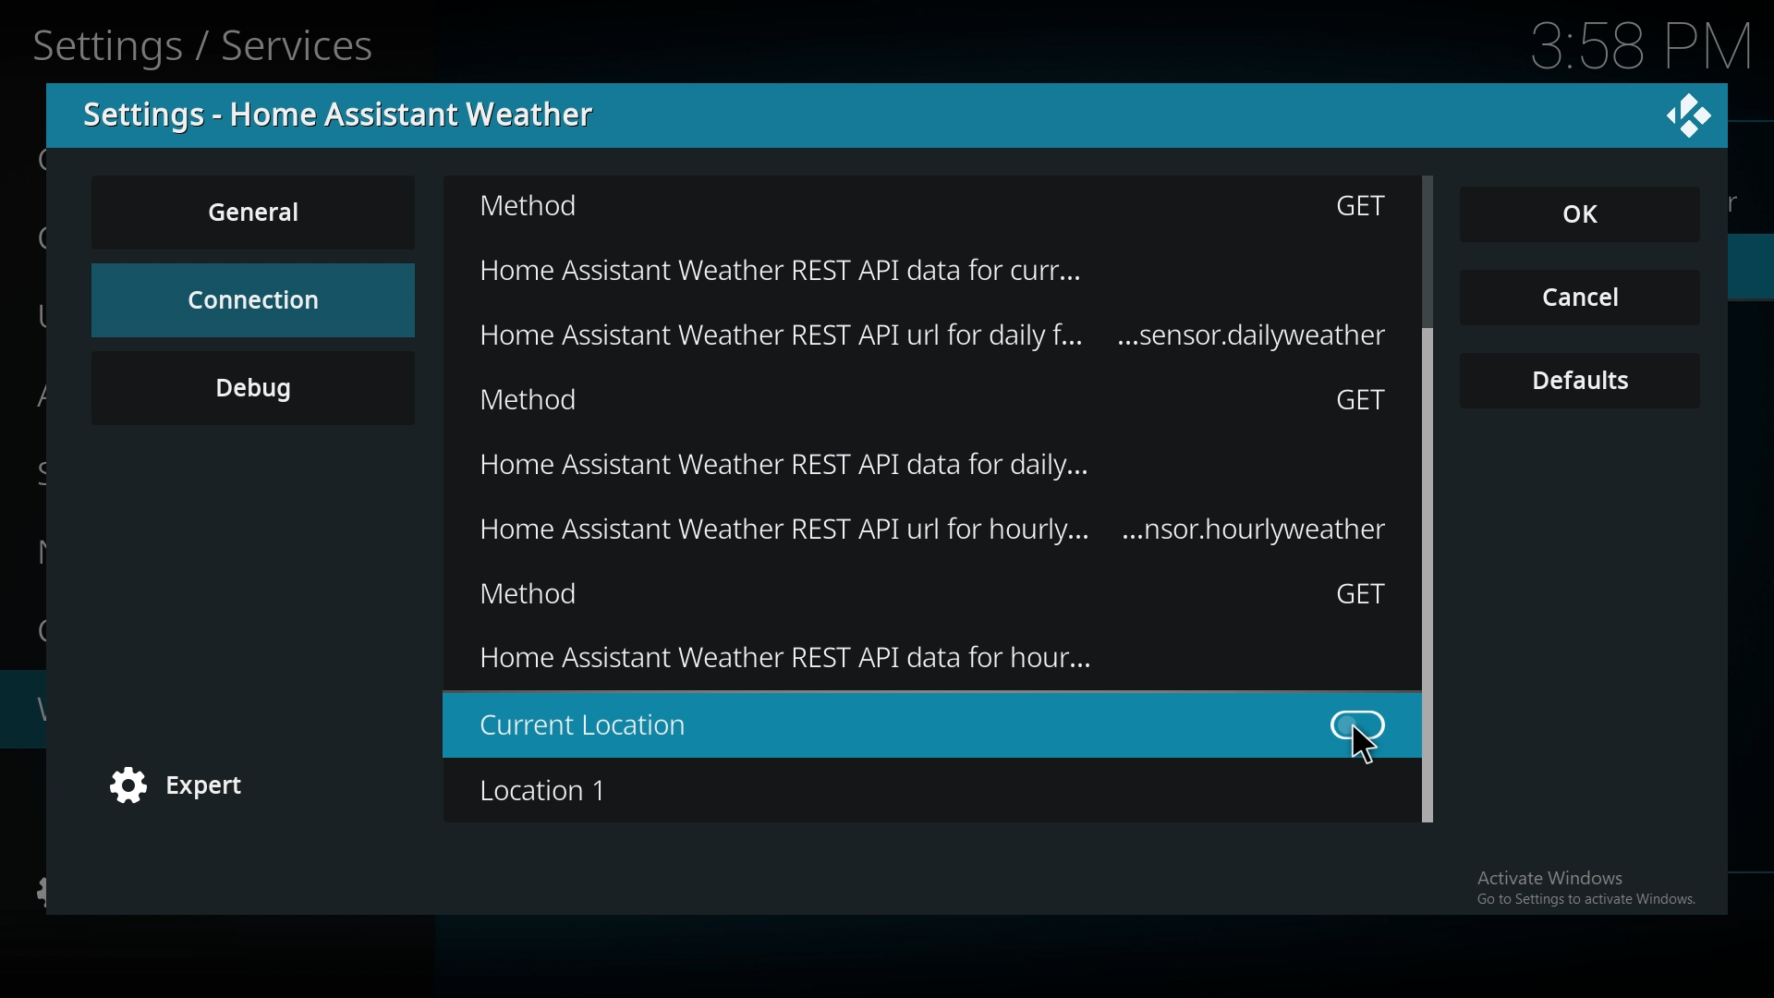 The width and height of the screenshot is (1774, 998). Describe the element at coordinates (1643, 43) in the screenshot. I see `Time` at that location.